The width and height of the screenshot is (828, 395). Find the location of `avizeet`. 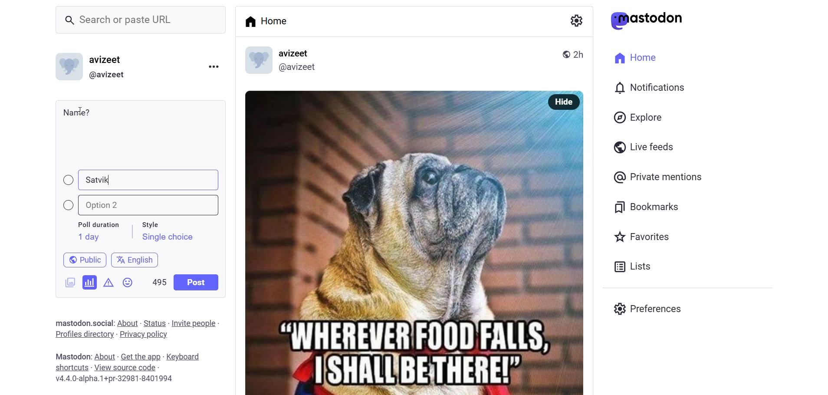

avizeet is located at coordinates (296, 54).